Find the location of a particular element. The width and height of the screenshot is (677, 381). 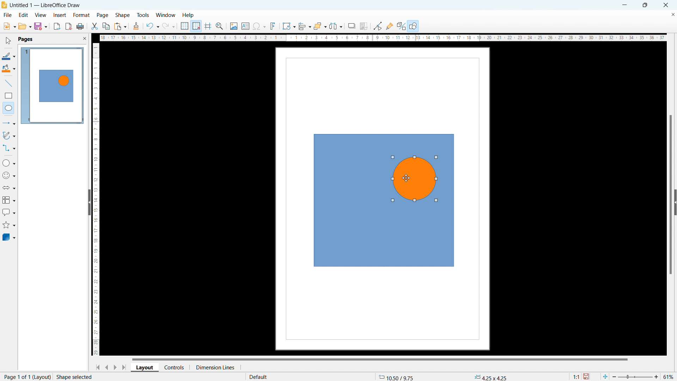

controls is located at coordinates (175, 367).